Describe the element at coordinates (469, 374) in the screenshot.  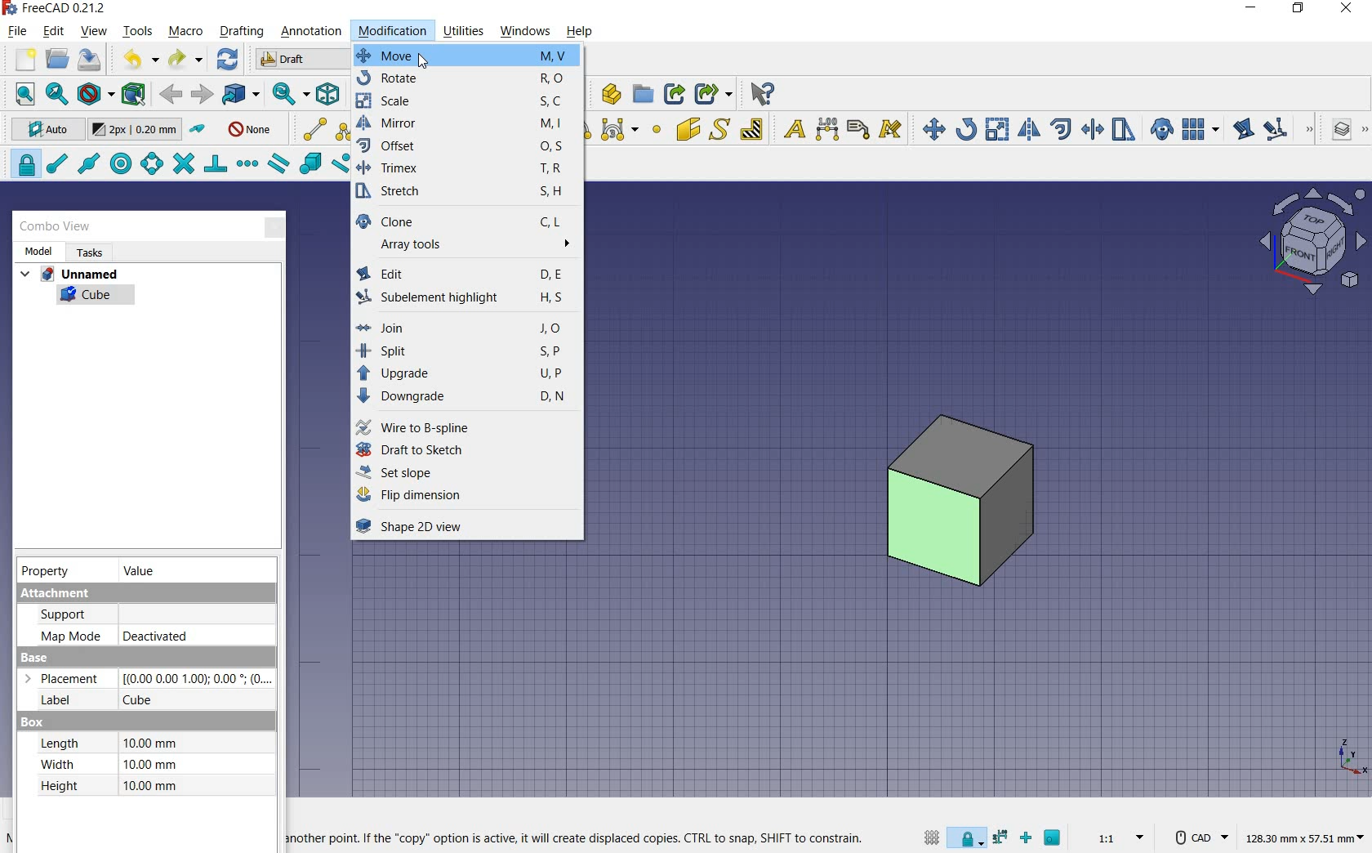
I see `upgrade` at that location.